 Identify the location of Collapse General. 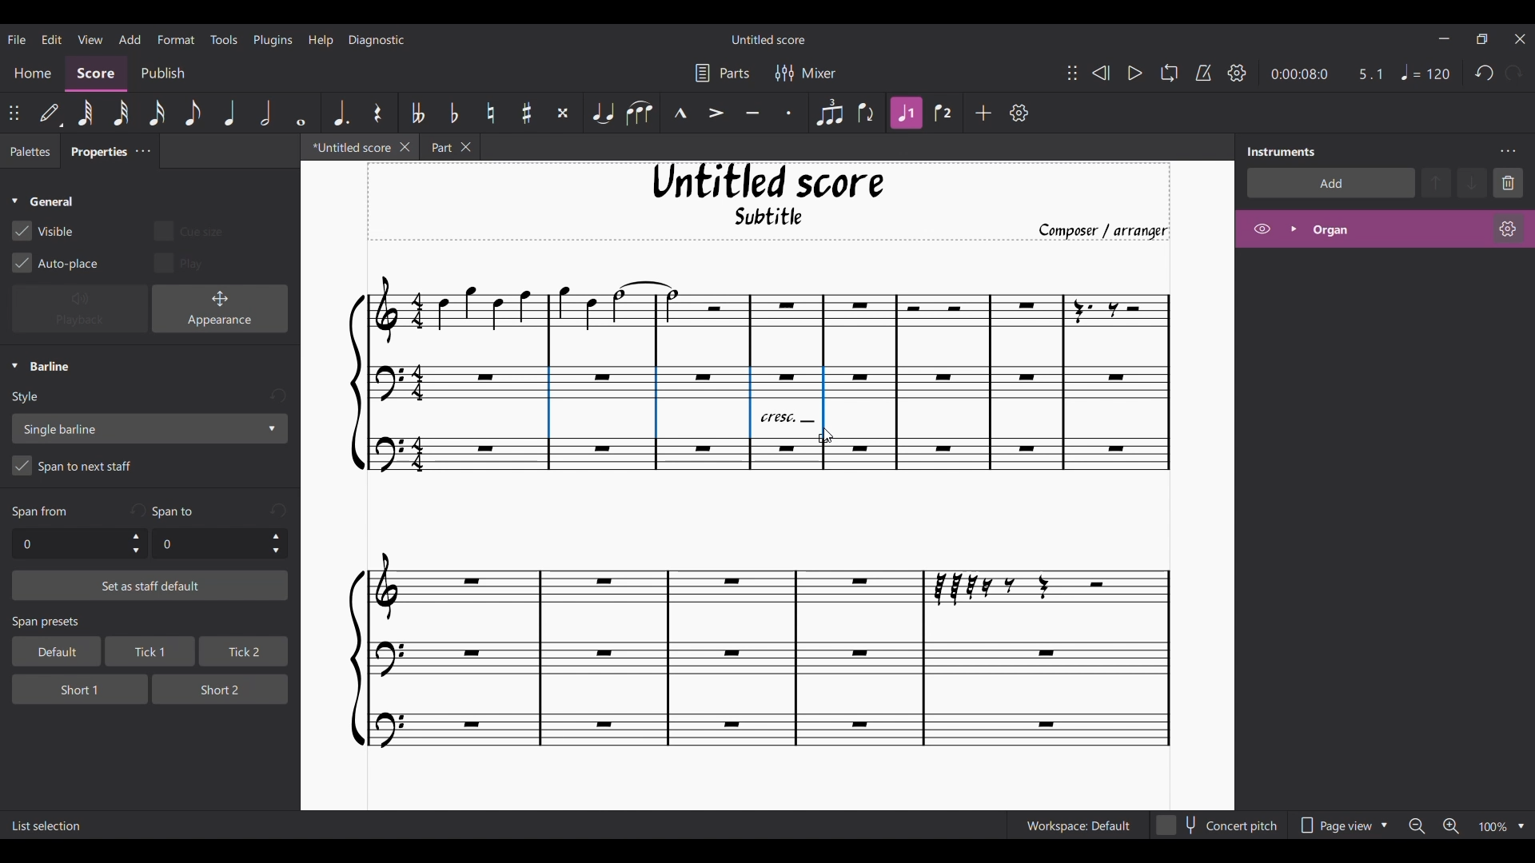
(43, 202).